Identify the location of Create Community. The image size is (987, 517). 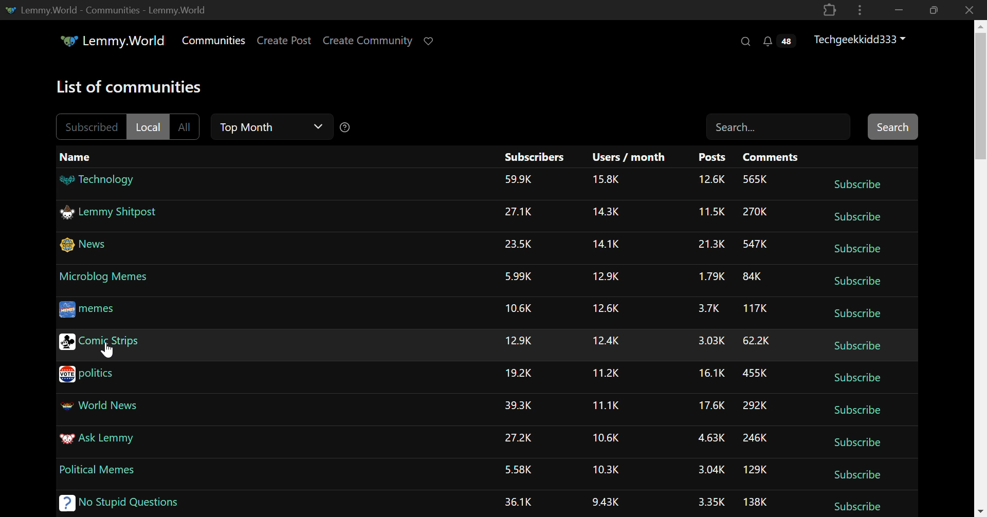
(368, 41).